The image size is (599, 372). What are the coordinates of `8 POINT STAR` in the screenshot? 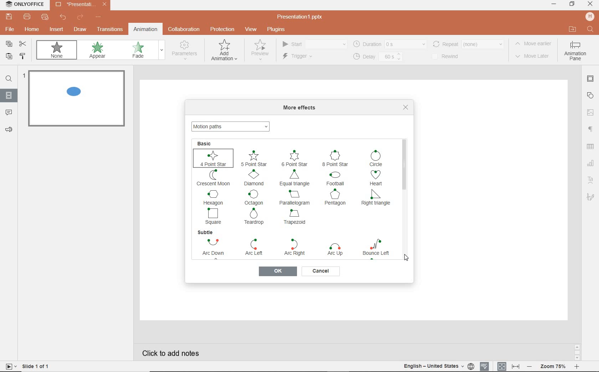 It's located at (335, 157).